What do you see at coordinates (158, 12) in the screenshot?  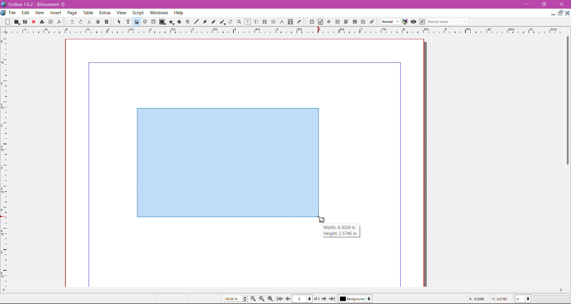 I see `Windows` at bounding box center [158, 12].